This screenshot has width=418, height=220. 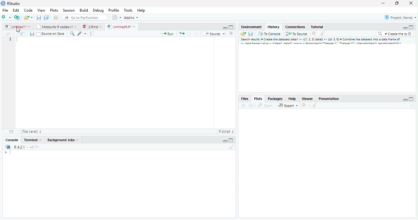 I want to click on View, so click(x=41, y=11).